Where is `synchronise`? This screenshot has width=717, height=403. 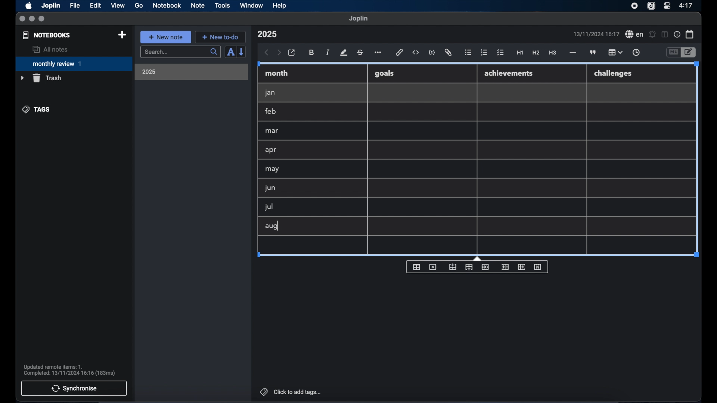
synchronise is located at coordinates (74, 388).